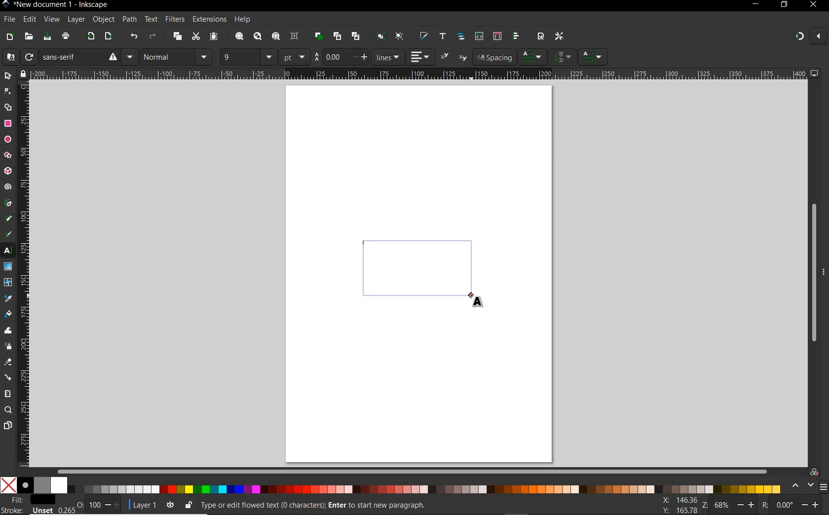 The image size is (829, 515). What do you see at coordinates (747, 504) in the screenshot?
I see `increase/decrease` at bounding box center [747, 504].